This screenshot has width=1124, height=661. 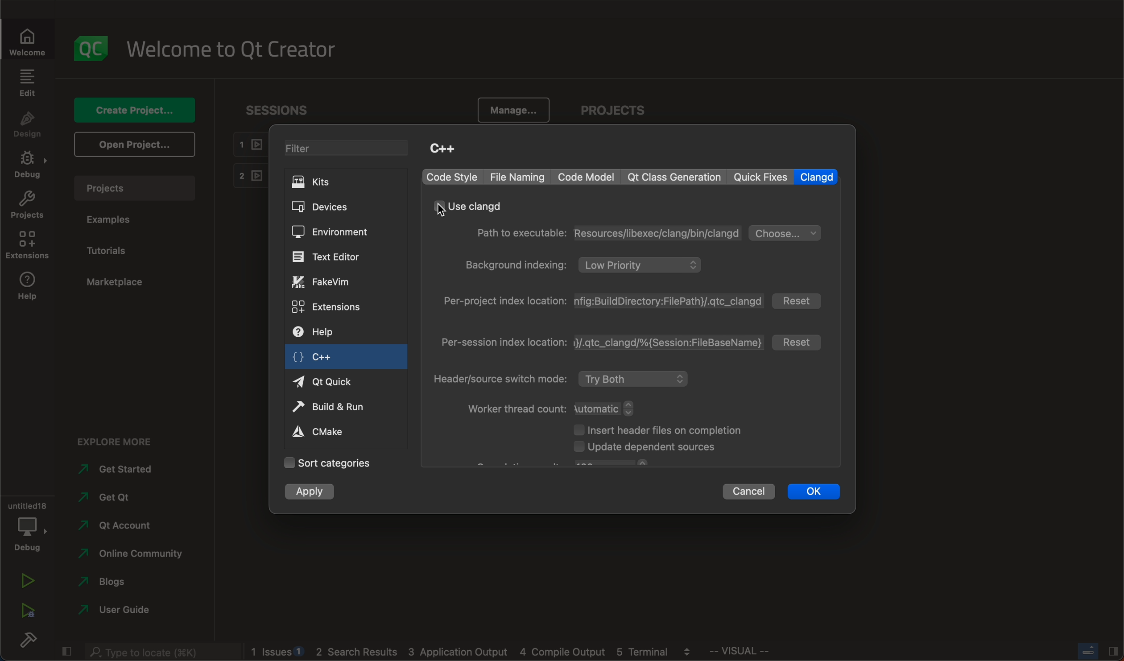 I want to click on get started, so click(x=120, y=469).